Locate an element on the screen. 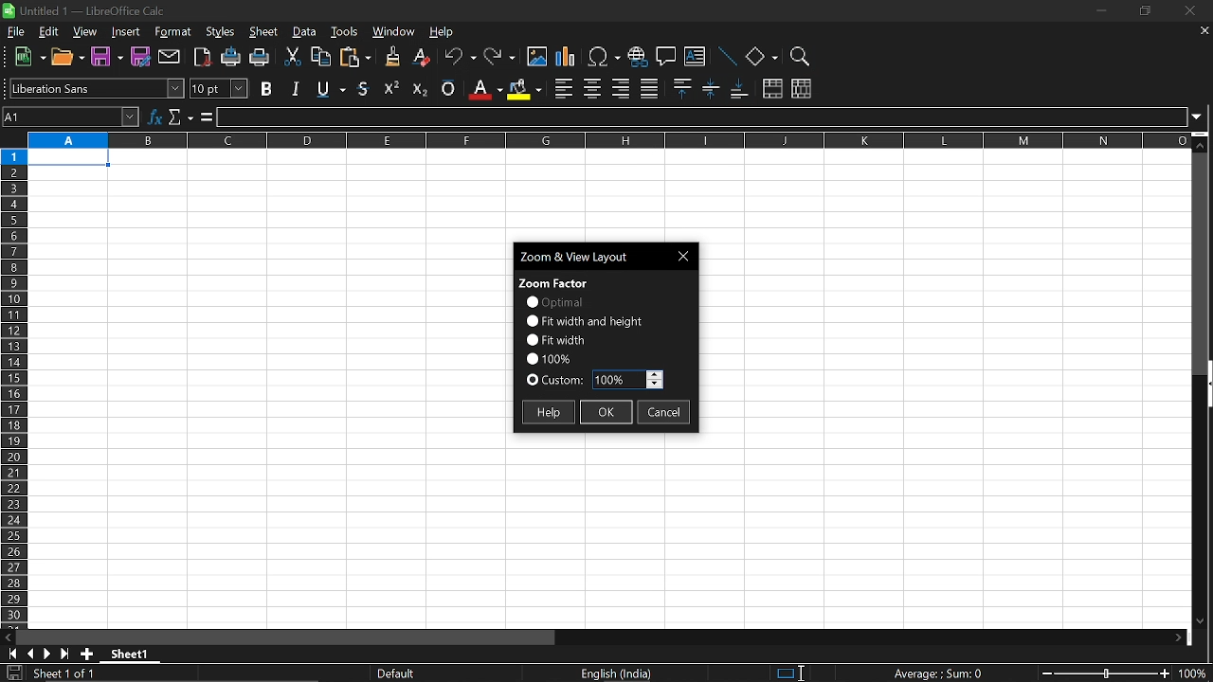 Image resolution: width=1213 pixels, height=682 pixels. shapes is located at coordinates (761, 58).